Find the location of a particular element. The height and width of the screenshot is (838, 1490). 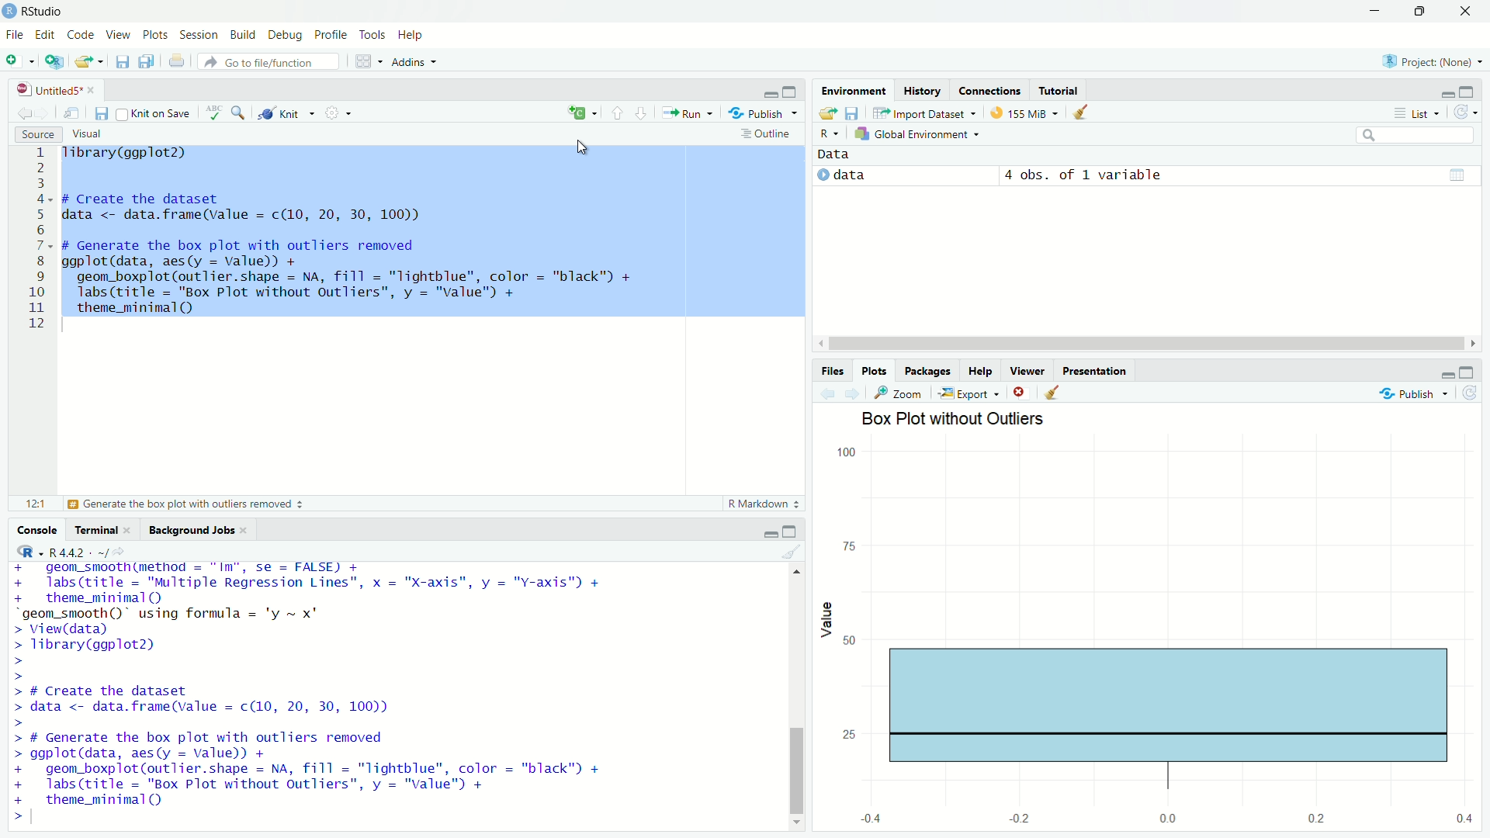

downward is located at coordinates (646, 114).